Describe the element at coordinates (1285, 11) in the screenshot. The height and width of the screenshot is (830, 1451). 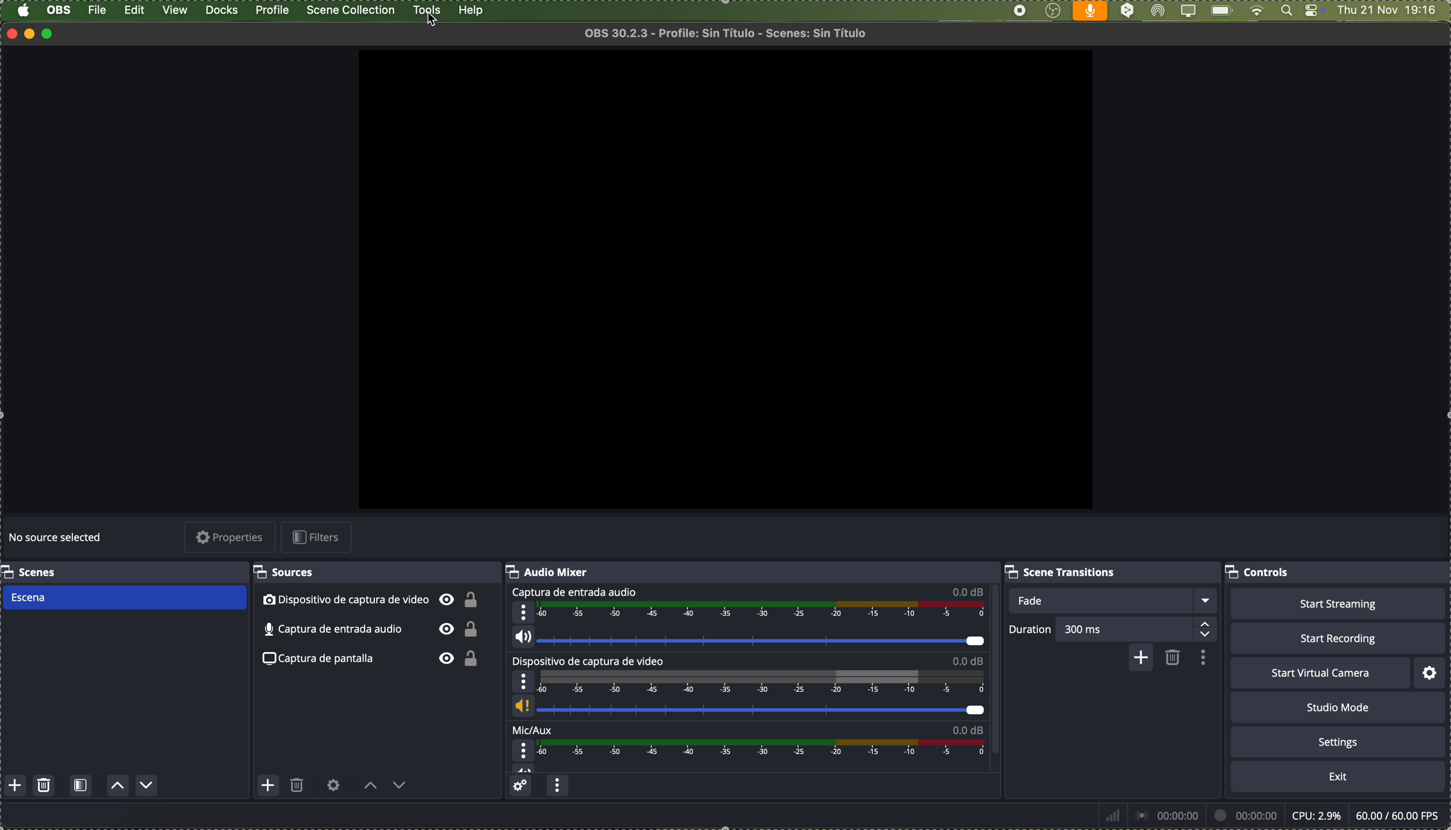
I see `Spotlight search` at that location.